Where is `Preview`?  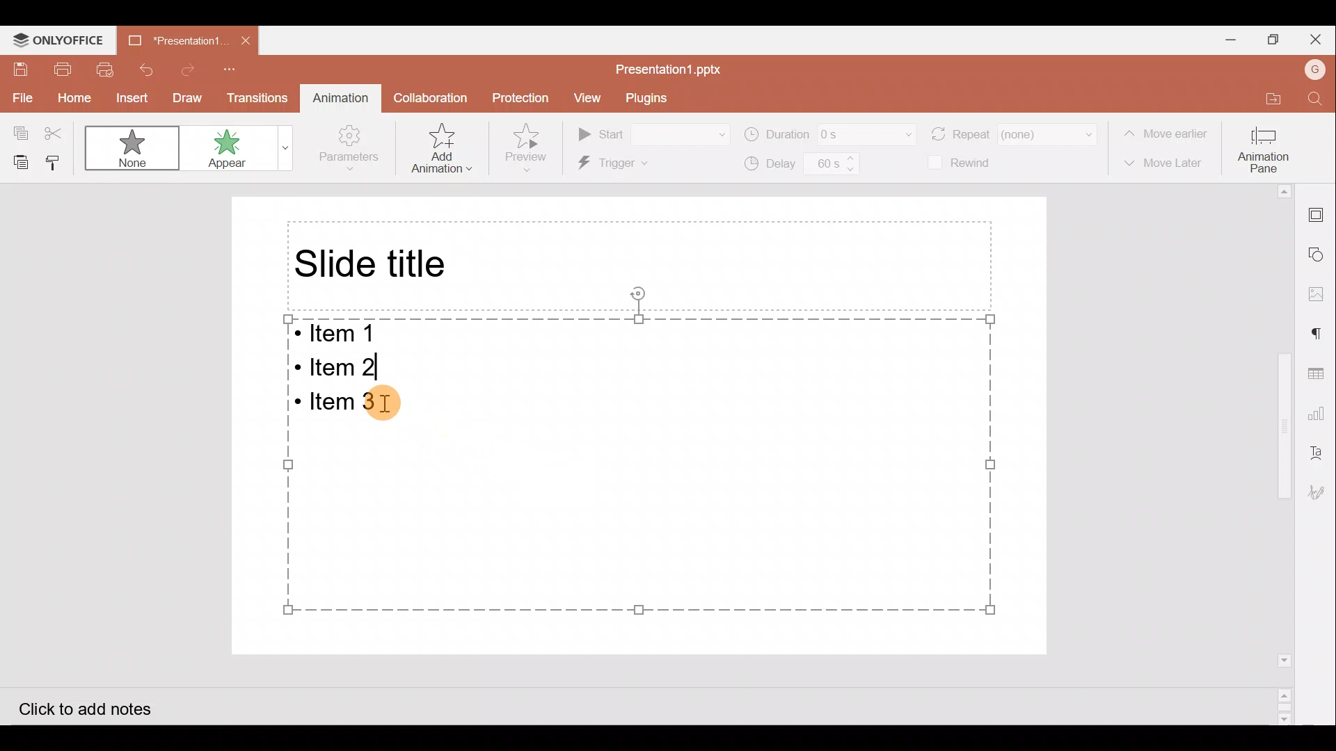 Preview is located at coordinates (532, 147).